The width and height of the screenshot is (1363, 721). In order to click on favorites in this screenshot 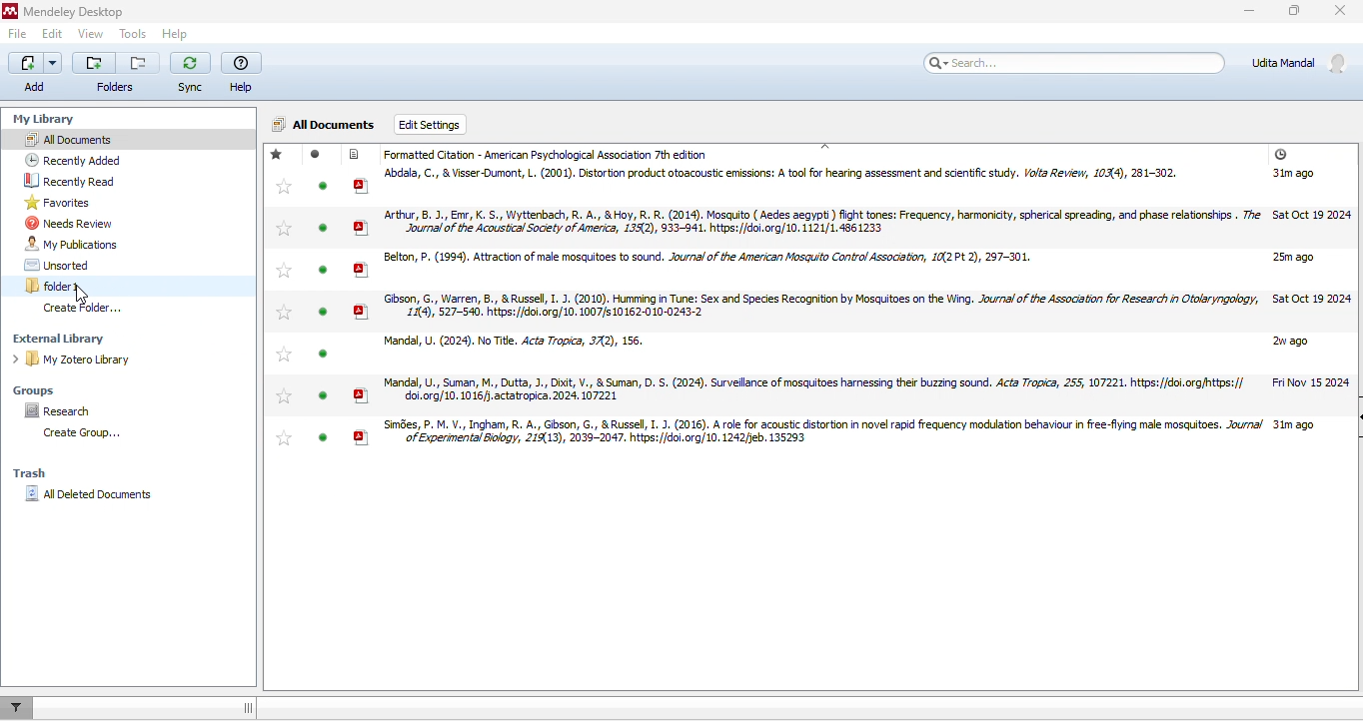, I will do `click(57, 203)`.